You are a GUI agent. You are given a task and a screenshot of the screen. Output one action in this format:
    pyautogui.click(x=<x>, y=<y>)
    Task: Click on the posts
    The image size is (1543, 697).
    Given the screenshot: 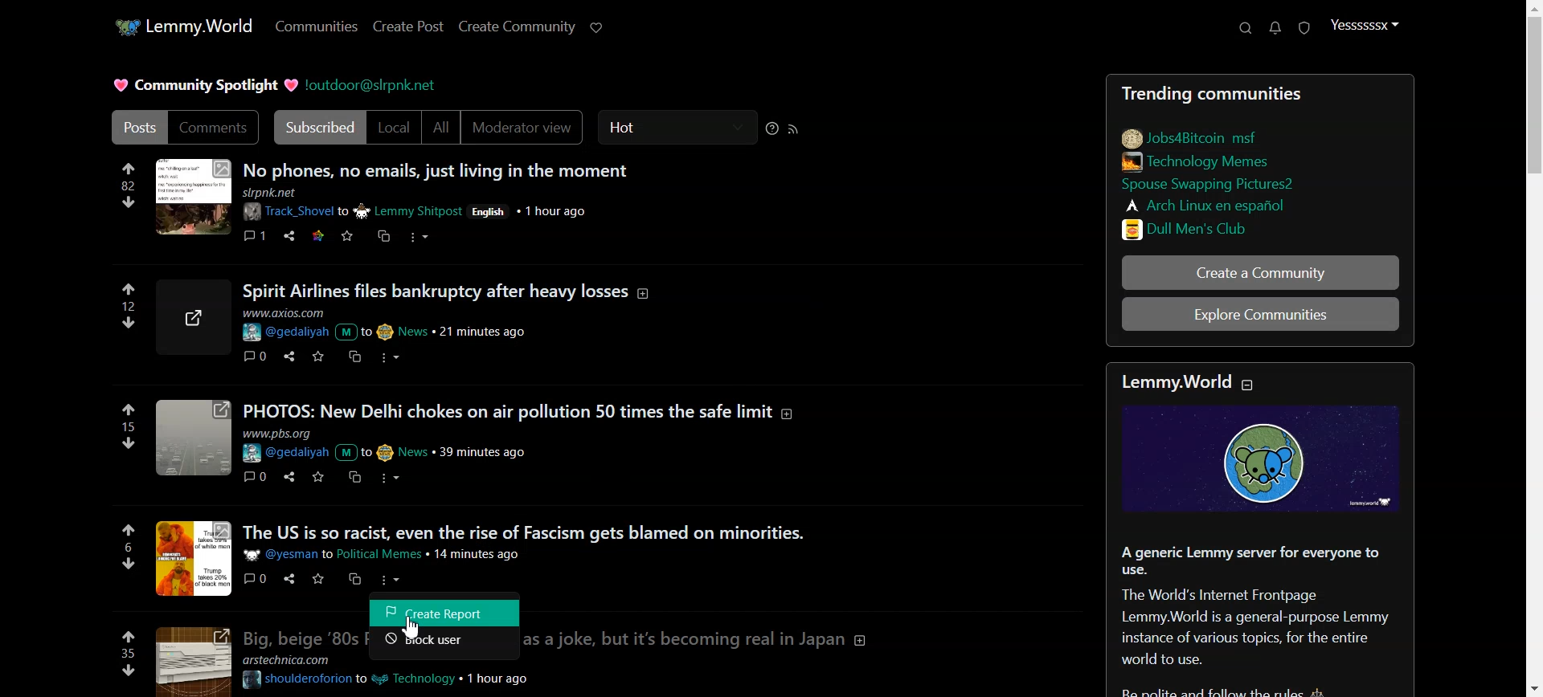 What is the action you would take?
    pyautogui.click(x=526, y=410)
    